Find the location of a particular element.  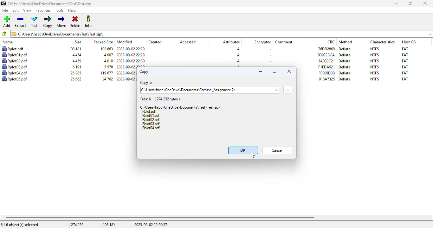

FAT is located at coordinates (405, 61).